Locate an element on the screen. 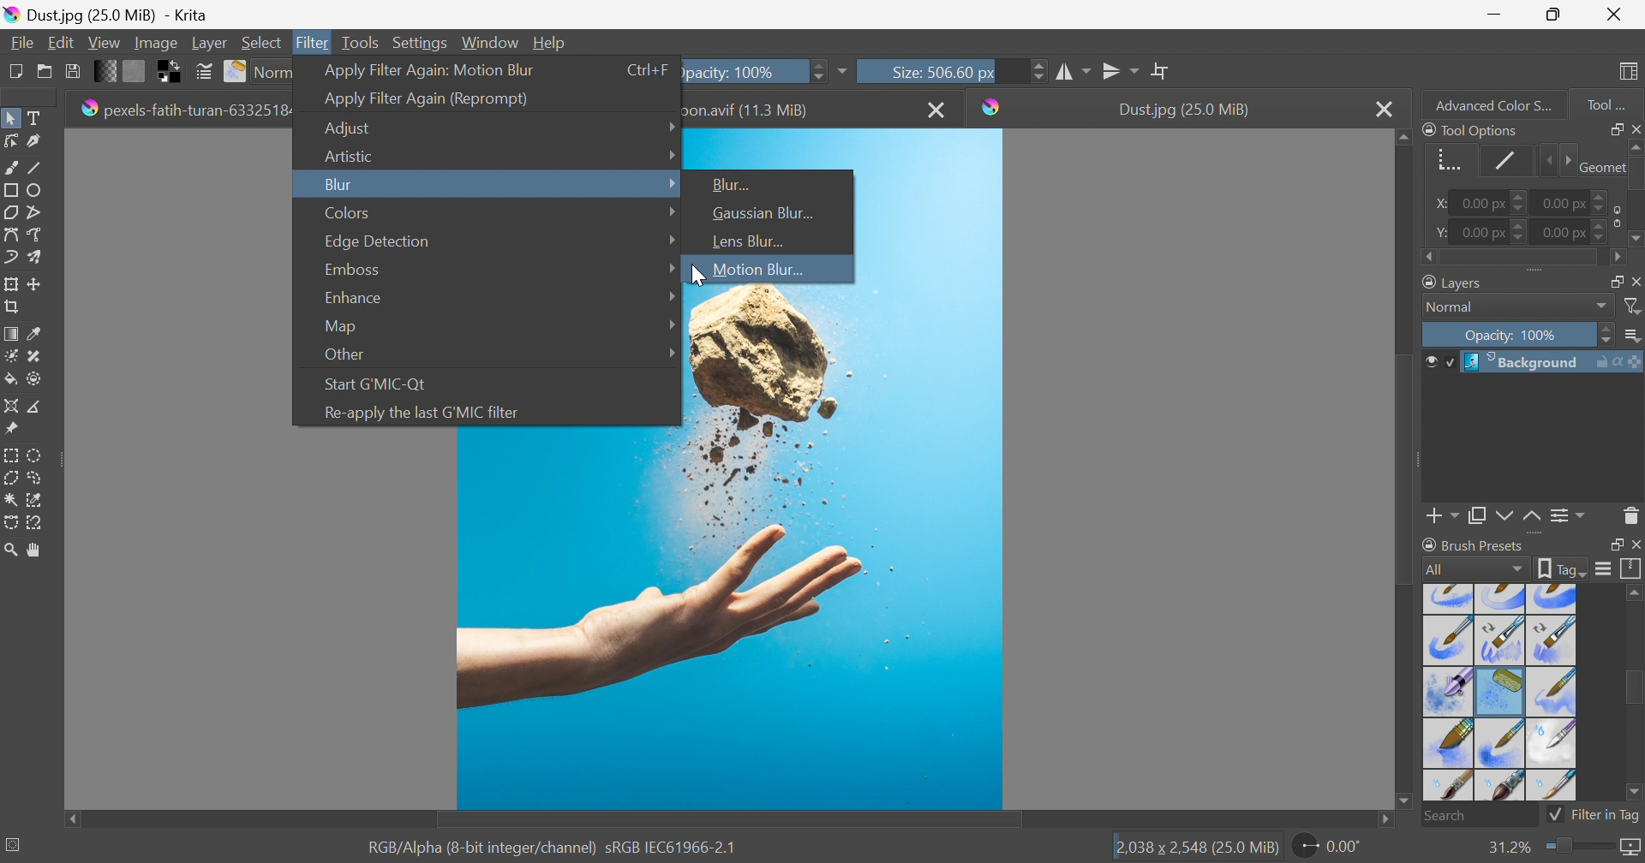 This screenshot has width=1645, height=863. Krita logo is located at coordinates (992, 107).